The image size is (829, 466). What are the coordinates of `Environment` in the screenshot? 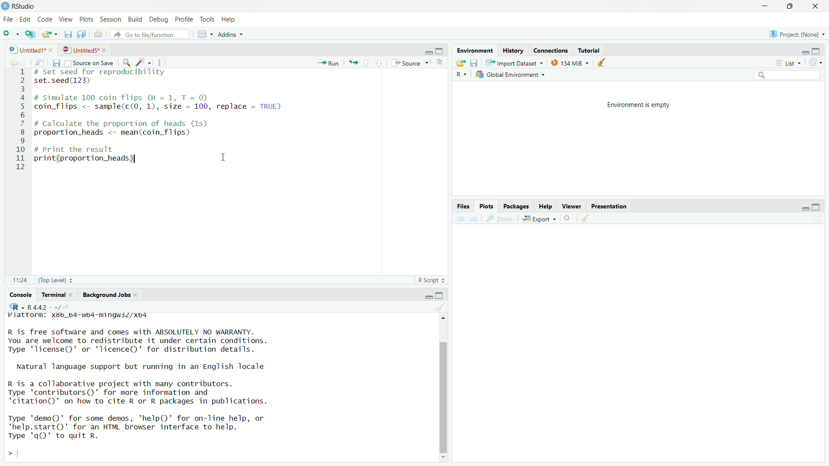 It's located at (475, 50).